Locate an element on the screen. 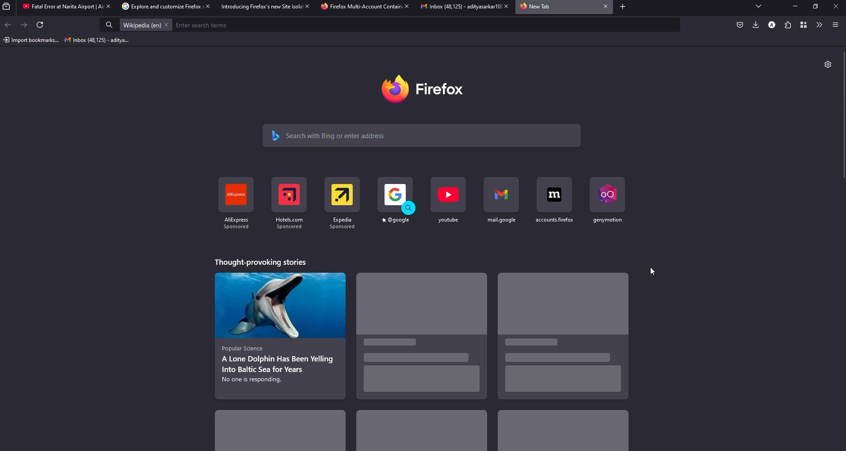  view recent is located at coordinates (8, 7).